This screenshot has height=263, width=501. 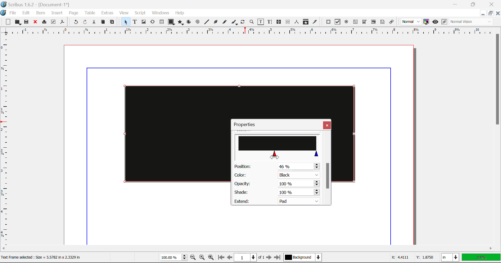 I want to click on Restore Down, so click(x=456, y=4).